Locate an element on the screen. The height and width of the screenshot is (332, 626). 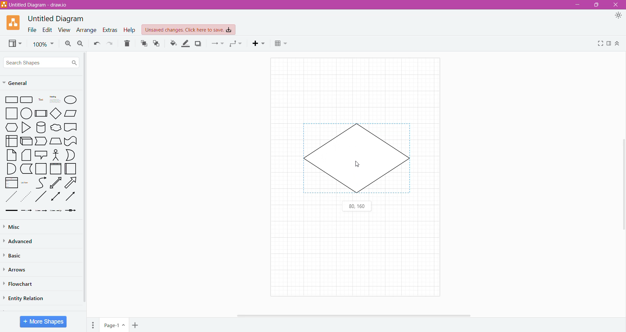
Restore Down is located at coordinates (598, 5).